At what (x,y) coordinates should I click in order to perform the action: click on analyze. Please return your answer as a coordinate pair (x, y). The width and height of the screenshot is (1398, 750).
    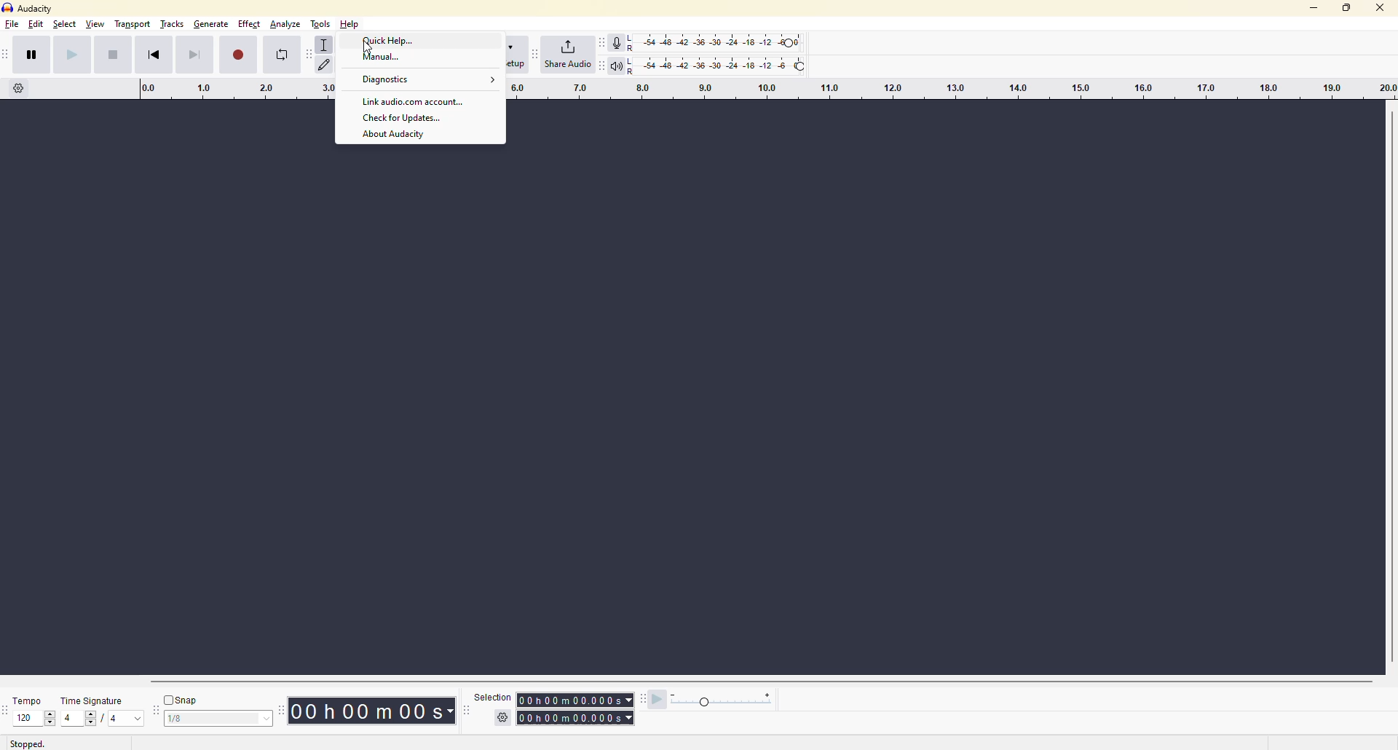
    Looking at the image, I should click on (285, 25).